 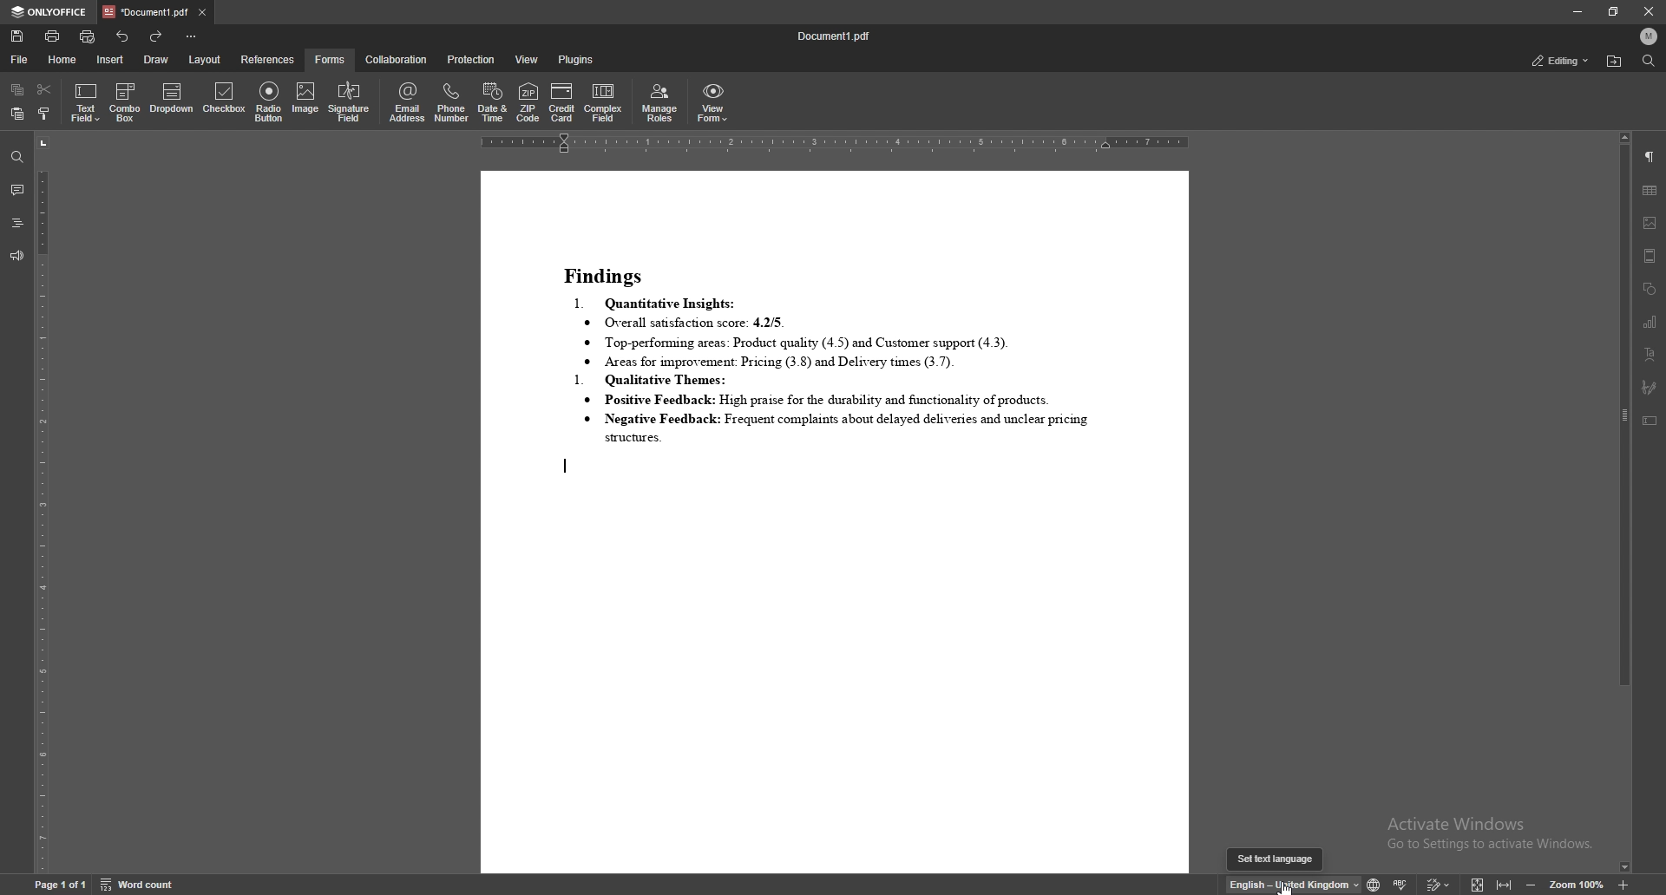 What do you see at coordinates (835, 144) in the screenshot?
I see `horizontal scale` at bounding box center [835, 144].